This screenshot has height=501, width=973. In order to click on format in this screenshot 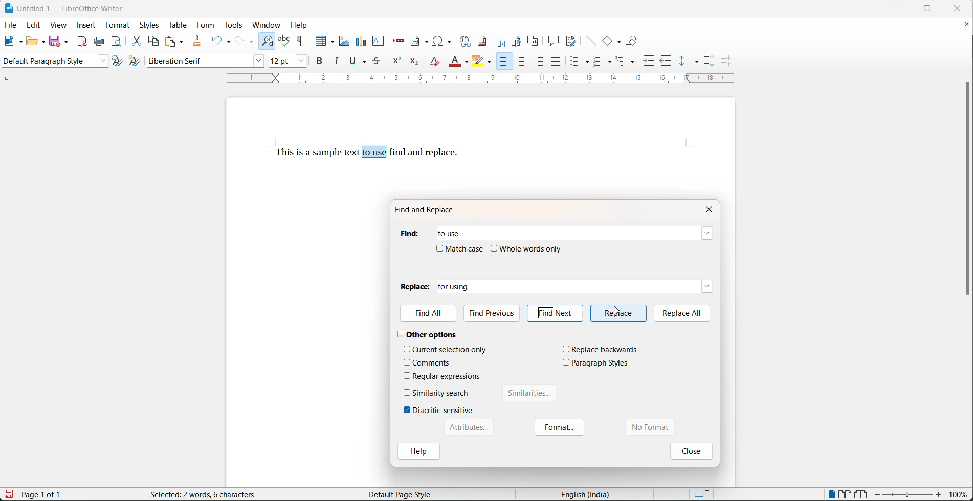, I will do `click(119, 26)`.